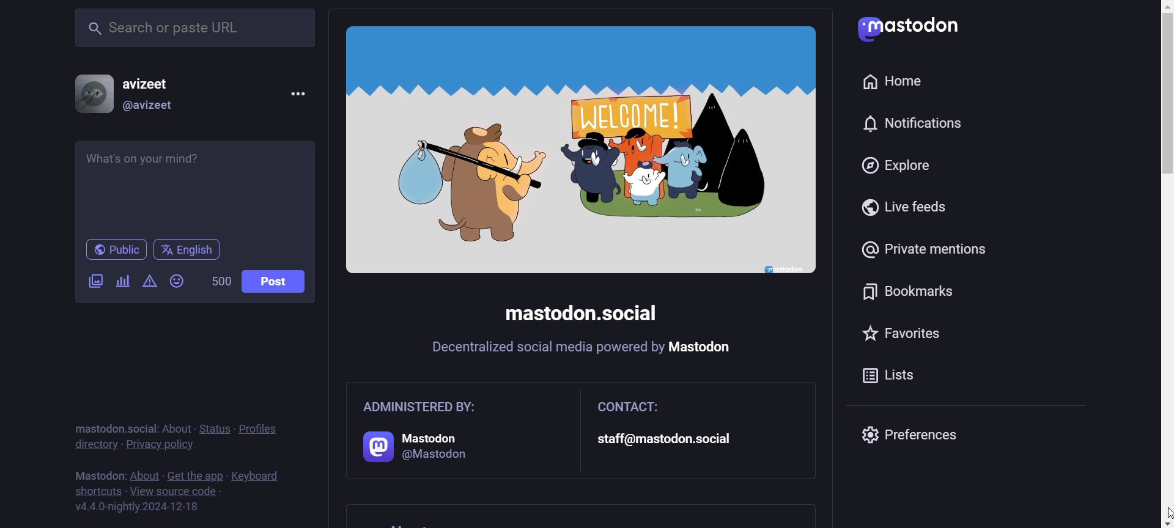 The width and height of the screenshot is (1174, 528). Describe the element at coordinates (296, 93) in the screenshot. I see `menu` at that location.